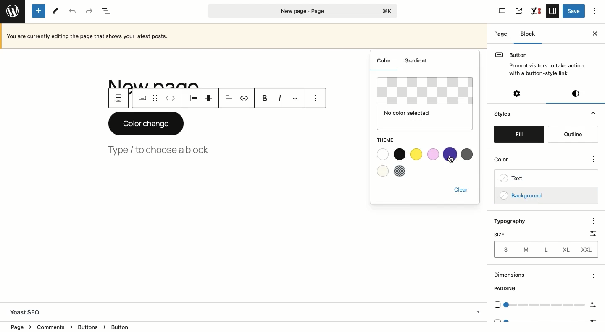 Image resolution: width=605 pixels, height=332 pixels. What do you see at coordinates (505, 114) in the screenshot?
I see `Styles` at bounding box center [505, 114].